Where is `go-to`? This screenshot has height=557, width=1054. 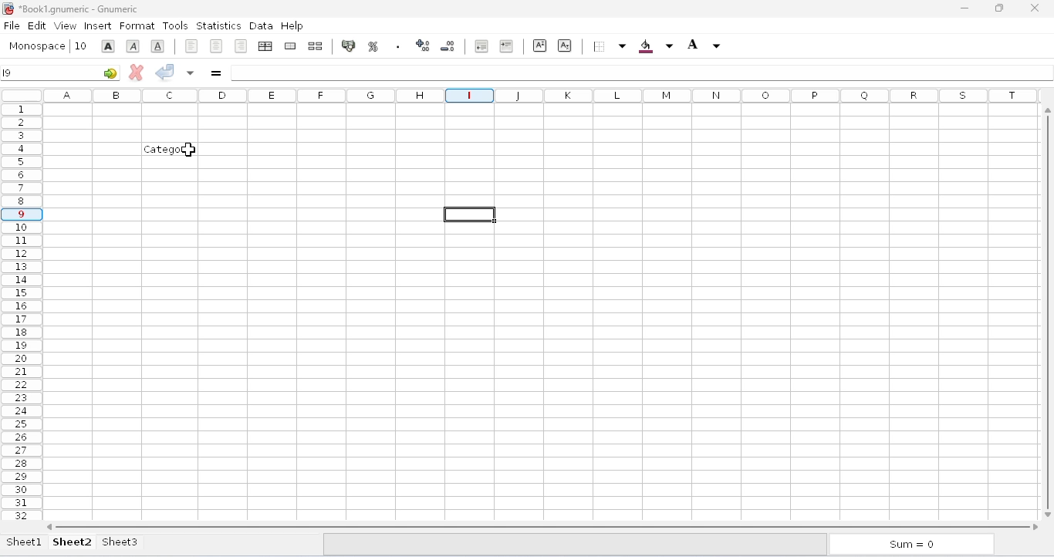
go-to is located at coordinates (110, 73).